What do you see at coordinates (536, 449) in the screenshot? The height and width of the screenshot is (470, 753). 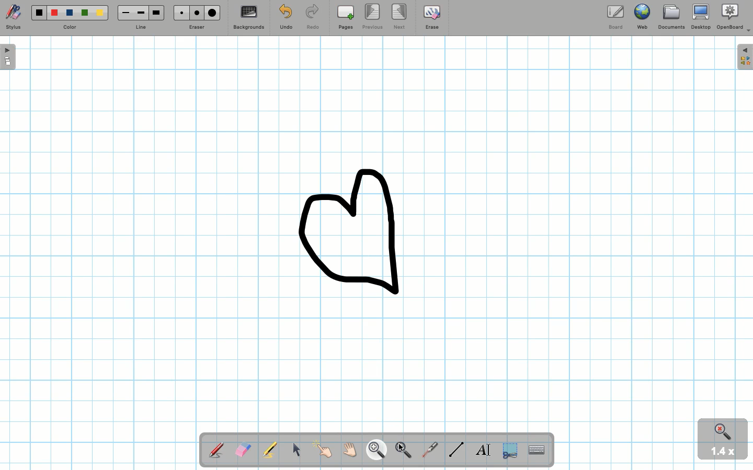 I see `TextInput` at bounding box center [536, 449].